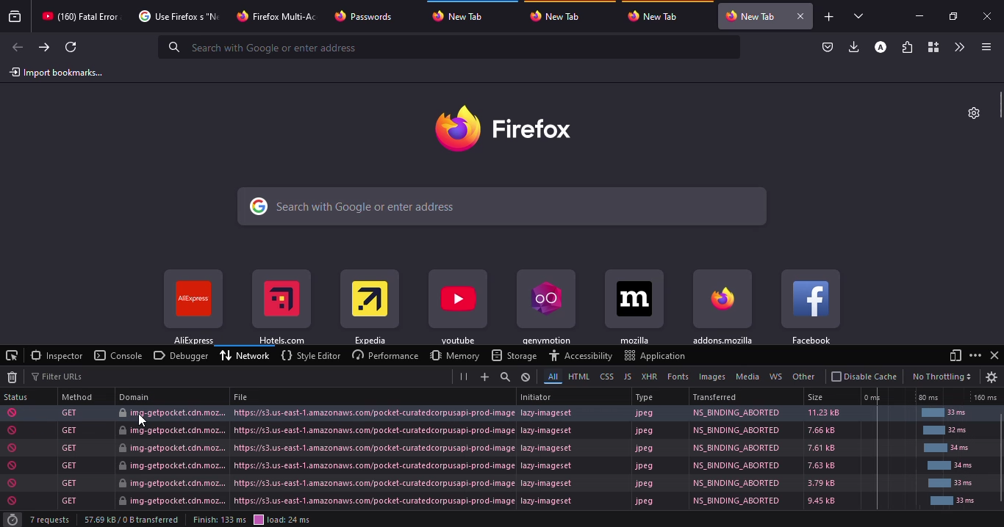 This screenshot has width=1004, height=527. What do you see at coordinates (811, 306) in the screenshot?
I see `shortcuts` at bounding box center [811, 306].